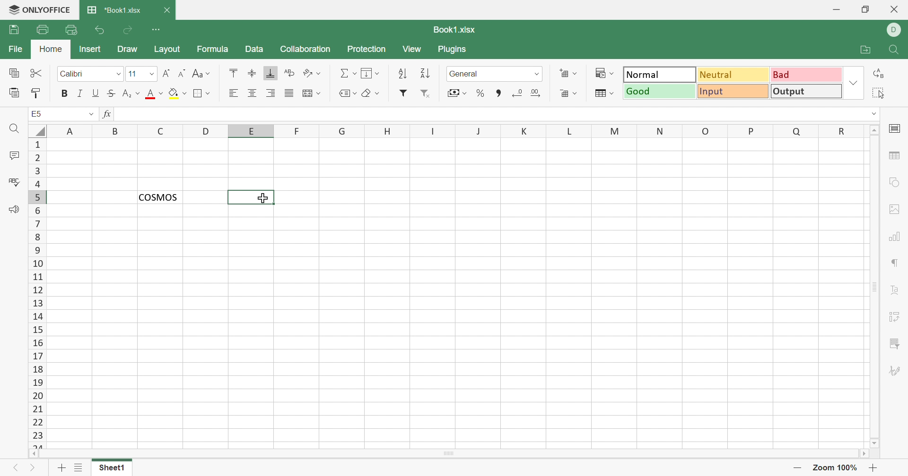 The width and height of the screenshot is (908, 476). I want to click on Align middle, so click(253, 74).